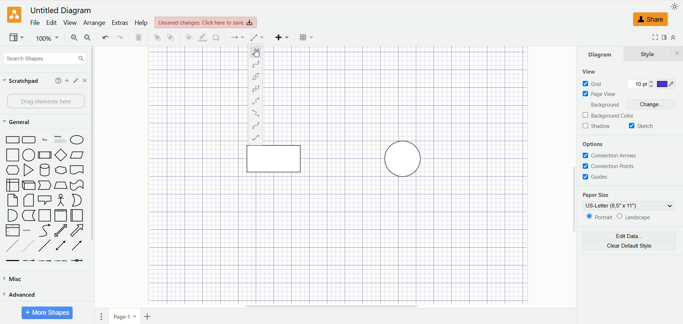  What do you see at coordinates (77, 185) in the screenshot?
I see `Irregular Flag` at bounding box center [77, 185].